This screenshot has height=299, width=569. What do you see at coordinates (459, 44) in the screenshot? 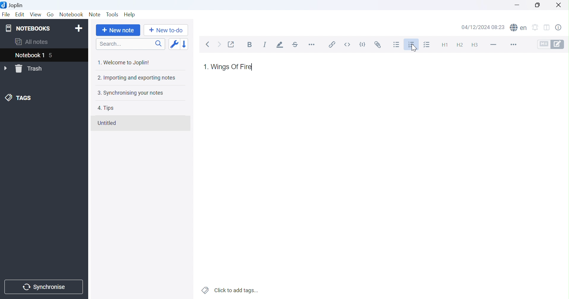
I see `Heading 2` at bounding box center [459, 44].